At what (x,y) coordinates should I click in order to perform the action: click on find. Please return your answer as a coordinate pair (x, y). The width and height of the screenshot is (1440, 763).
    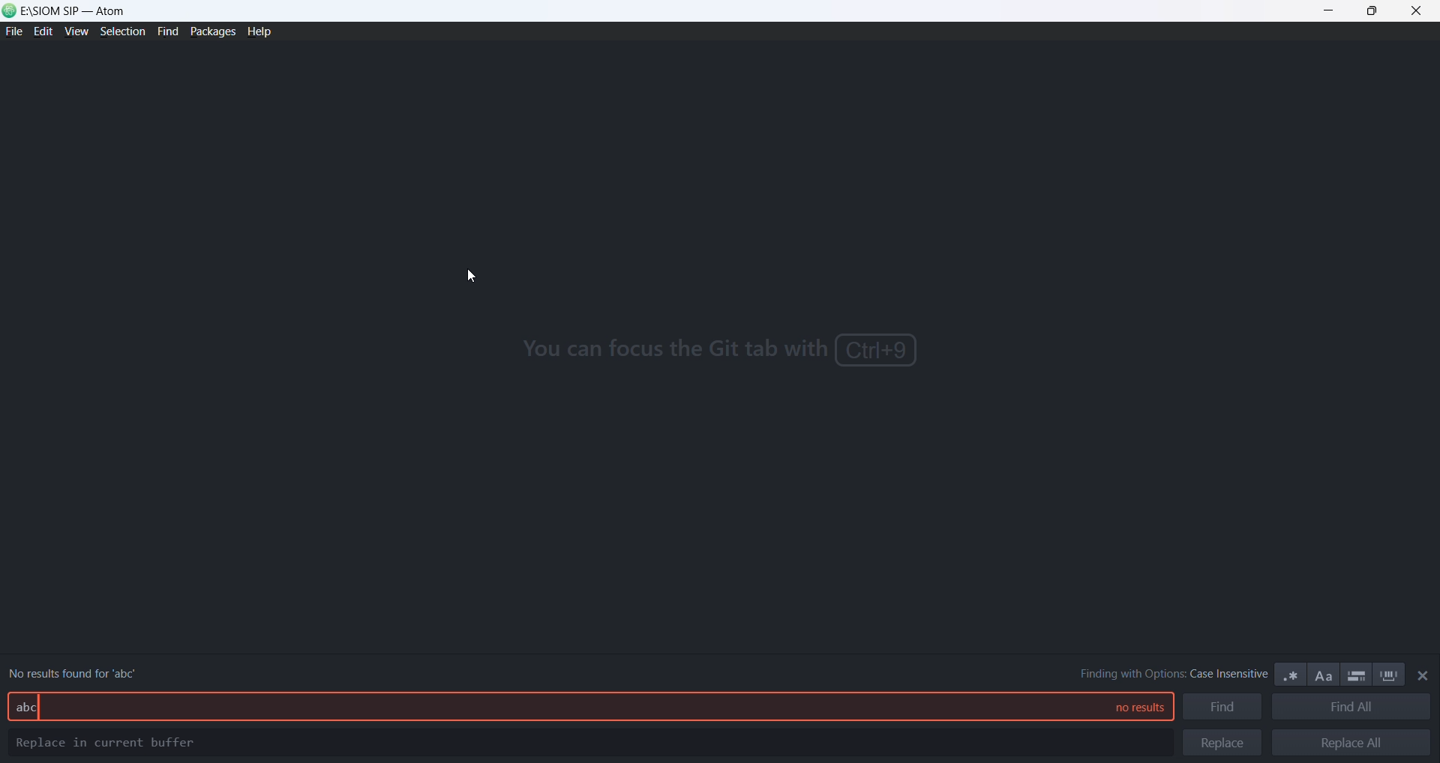
    Looking at the image, I should click on (165, 32).